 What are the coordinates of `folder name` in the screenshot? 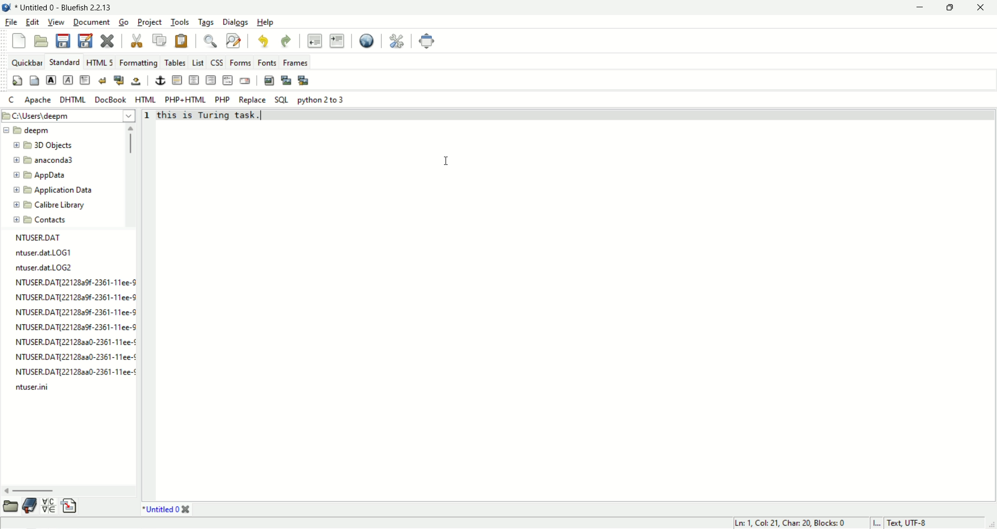 It's located at (46, 176).